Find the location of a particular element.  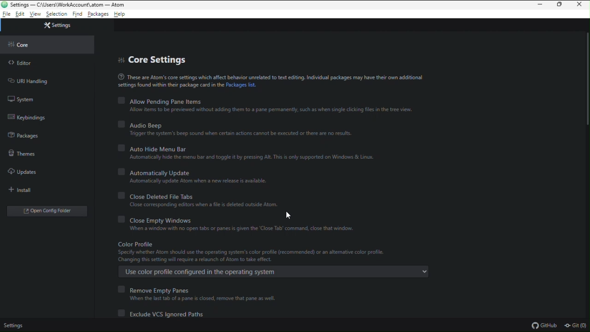

use color profile configured in the operating system is located at coordinates (271, 273).